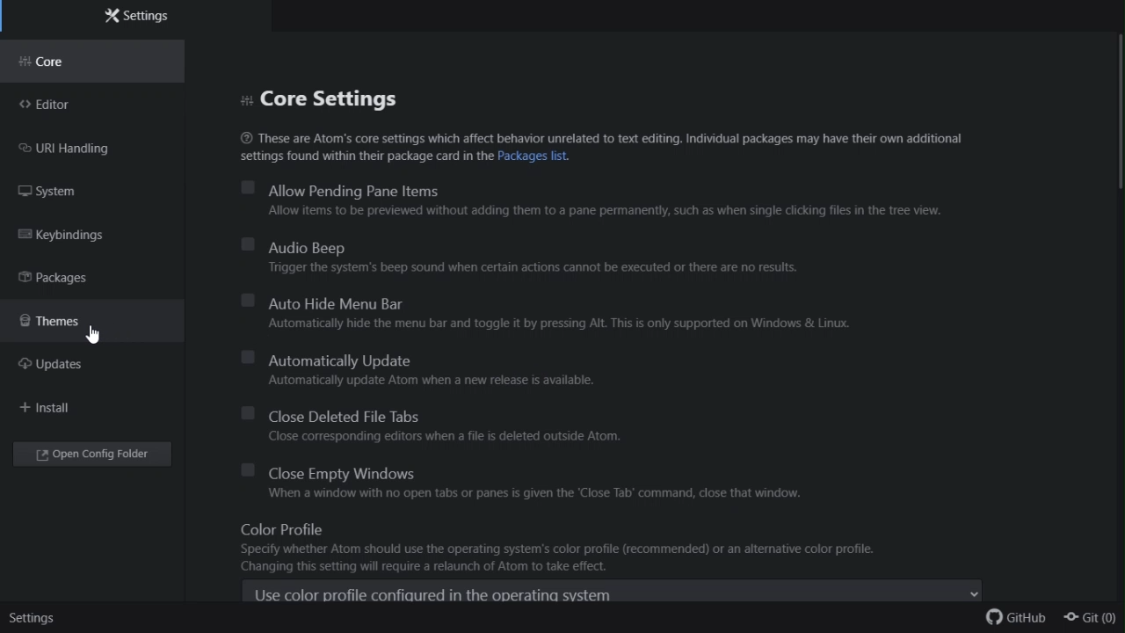  What do you see at coordinates (82, 322) in the screenshot?
I see `themes` at bounding box center [82, 322].